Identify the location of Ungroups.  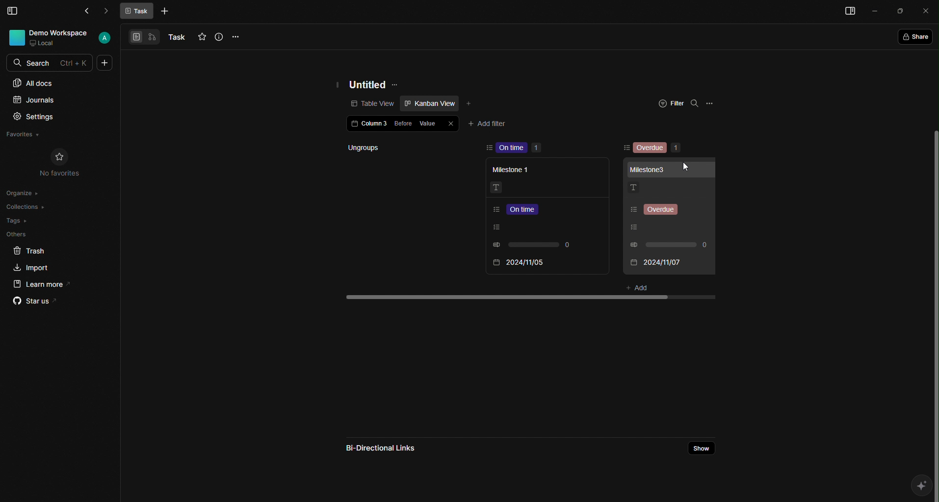
(390, 148).